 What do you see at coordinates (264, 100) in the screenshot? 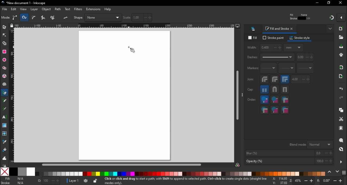
I see `fill,stroke,markers` at bounding box center [264, 100].